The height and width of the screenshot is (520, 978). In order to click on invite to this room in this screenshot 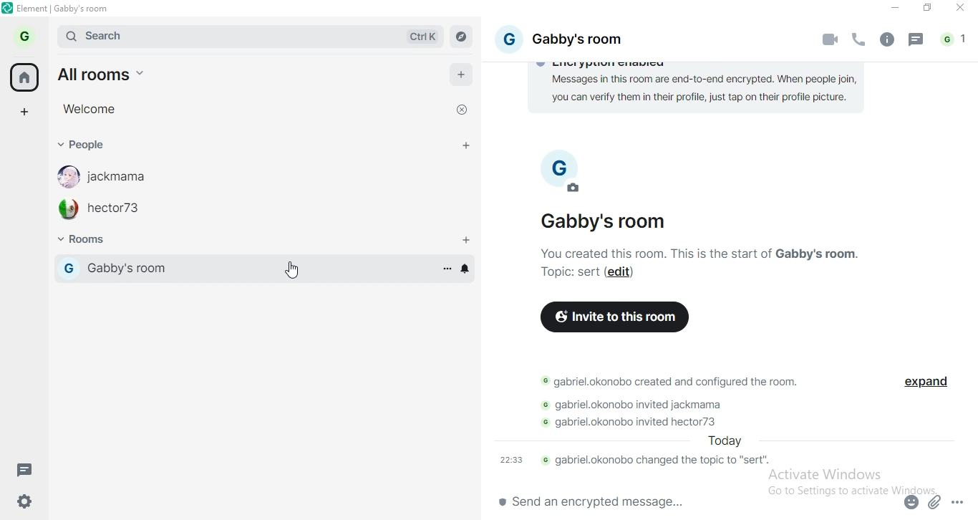, I will do `click(614, 317)`.